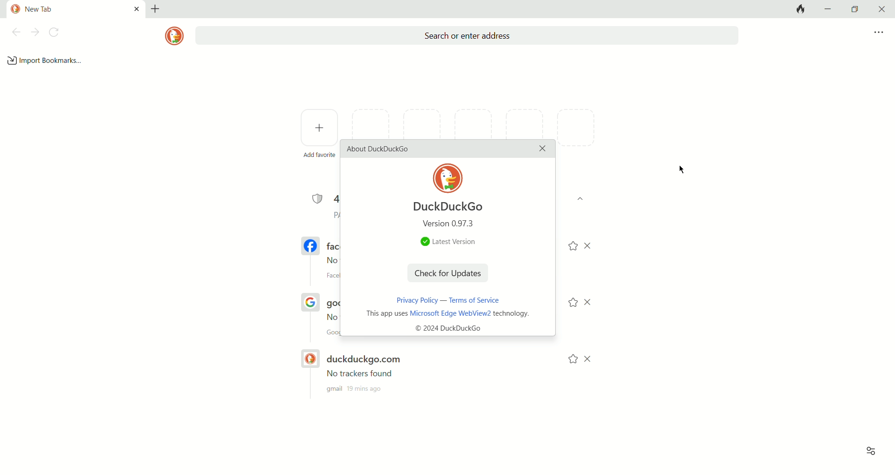  Describe the element at coordinates (829, 9) in the screenshot. I see `minimize` at that location.